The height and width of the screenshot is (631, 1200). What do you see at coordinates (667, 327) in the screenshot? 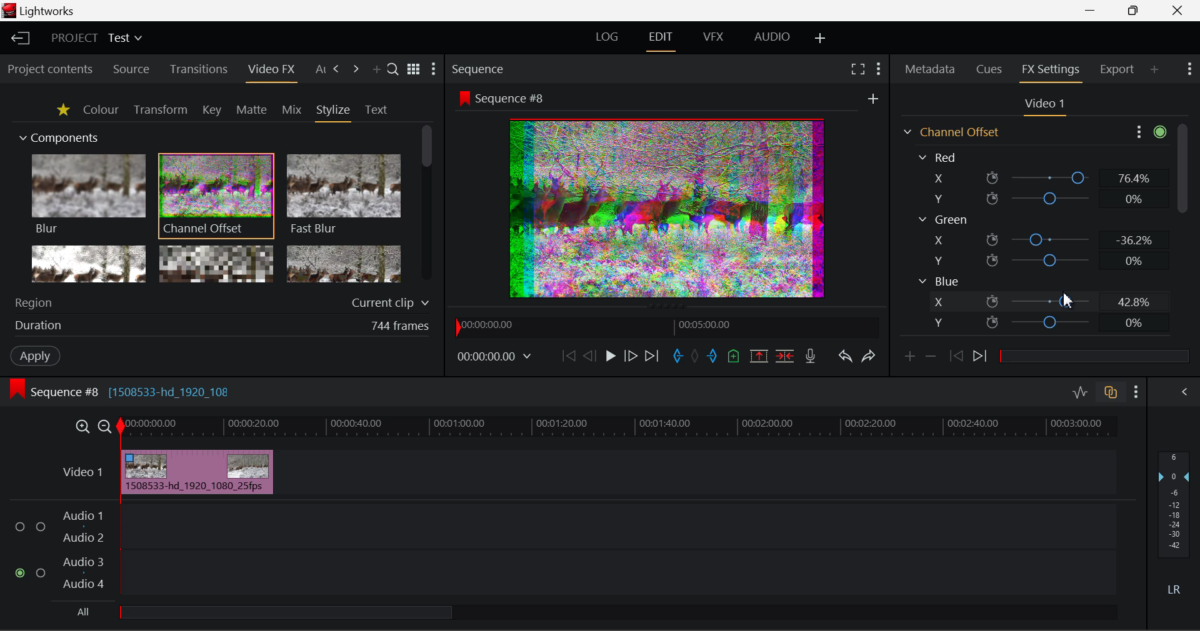
I see `Project Timeline Navigator` at bounding box center [667, 327].